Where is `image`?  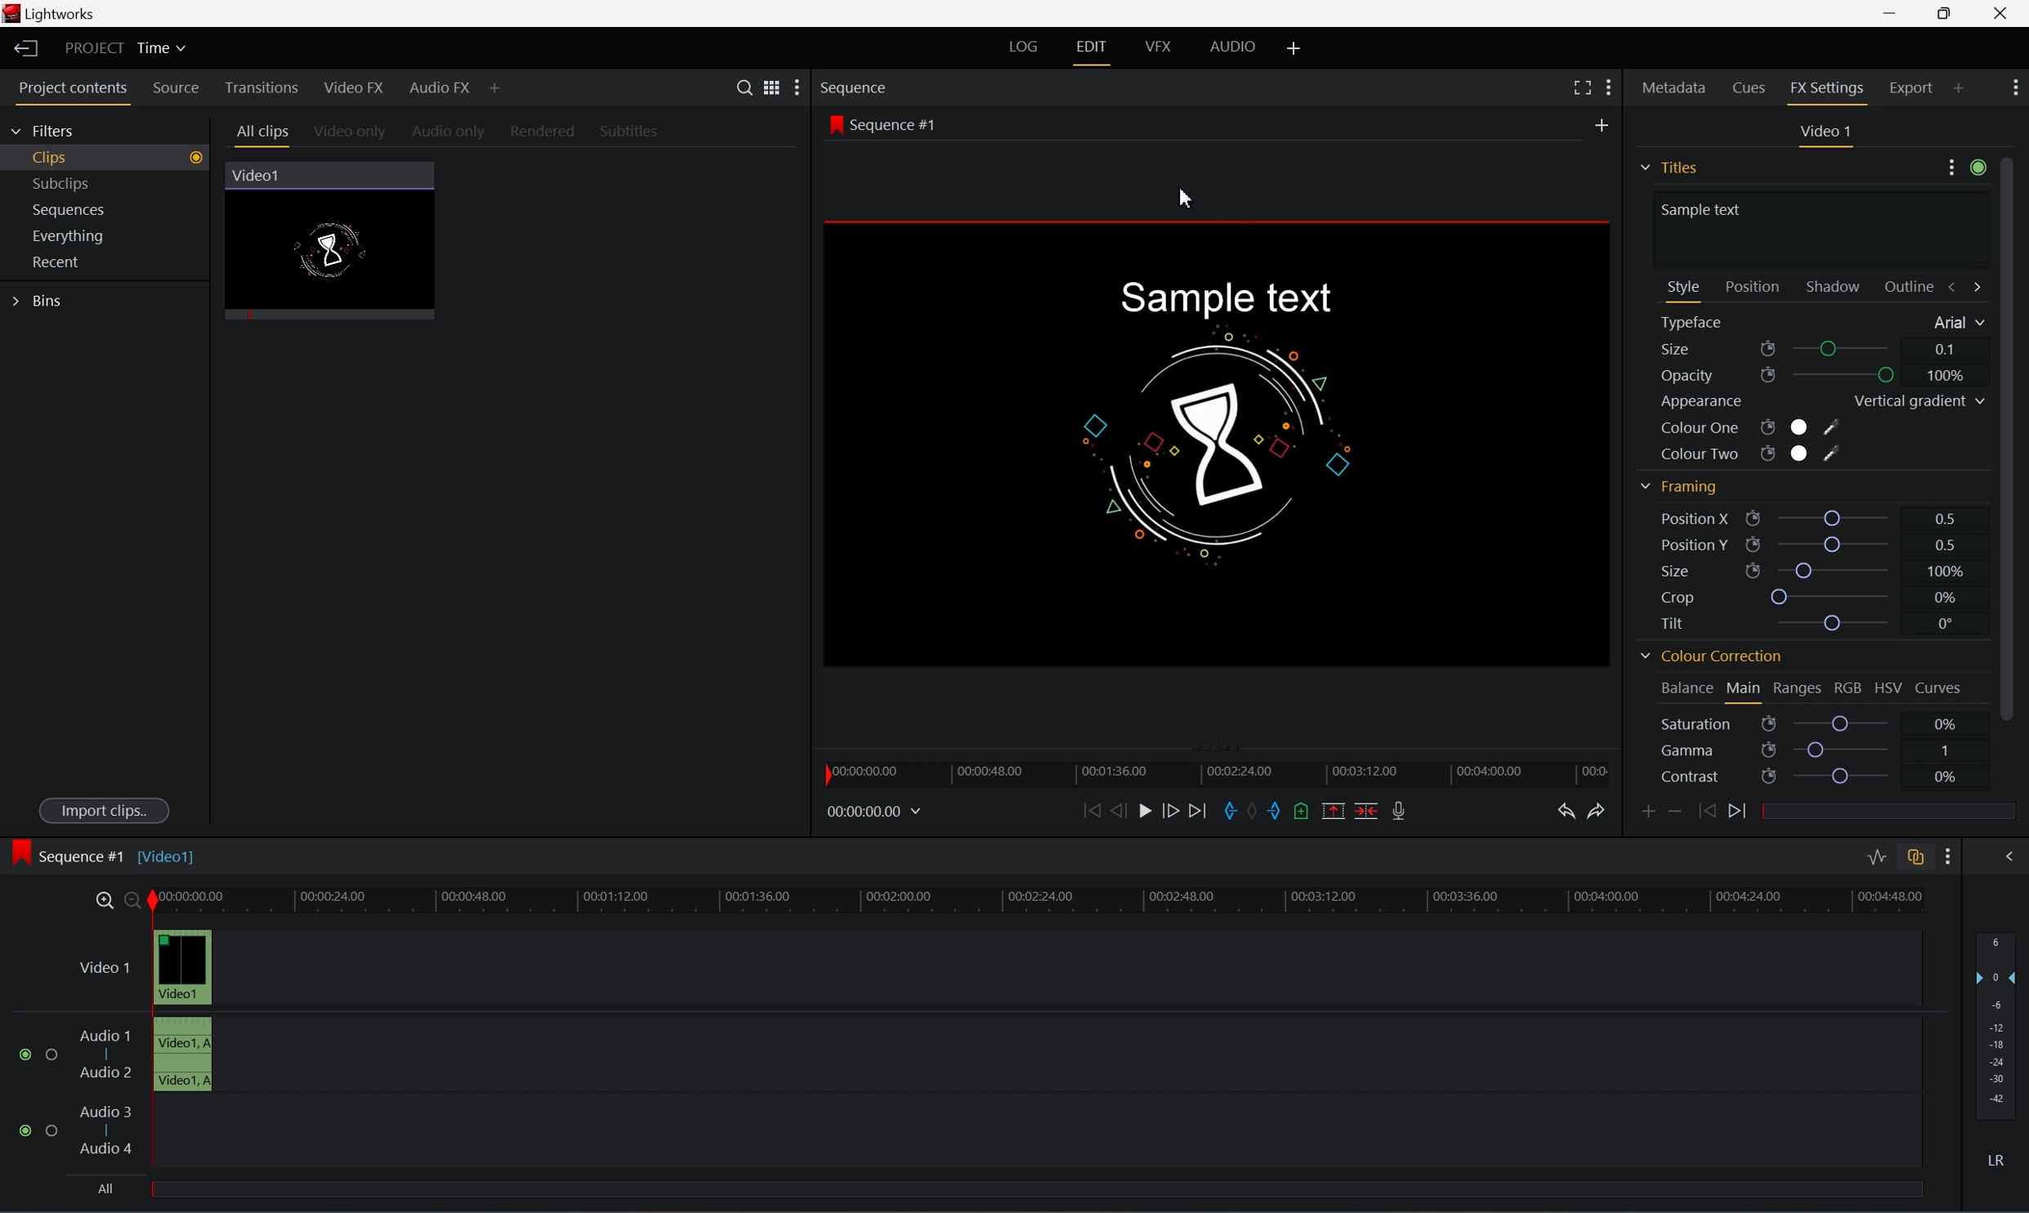 image is located at coordinates (1222, 444).